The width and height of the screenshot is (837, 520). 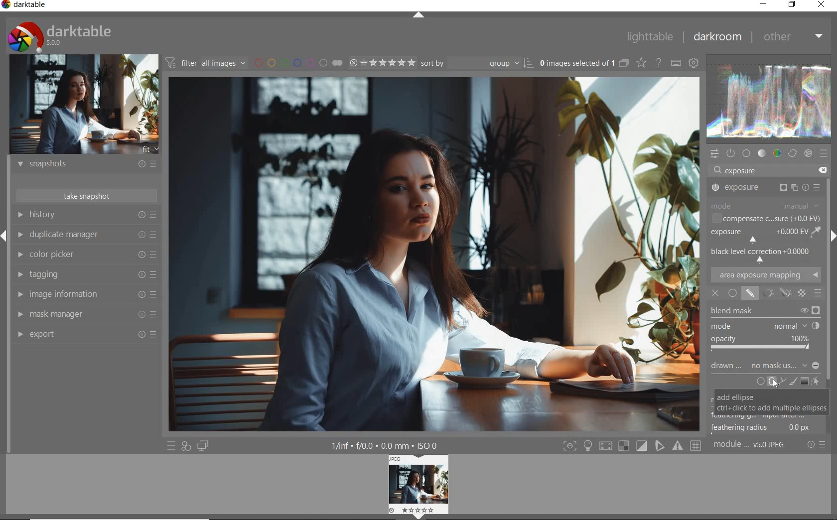 I want to click on enable online help, so click(x=659, y=63).